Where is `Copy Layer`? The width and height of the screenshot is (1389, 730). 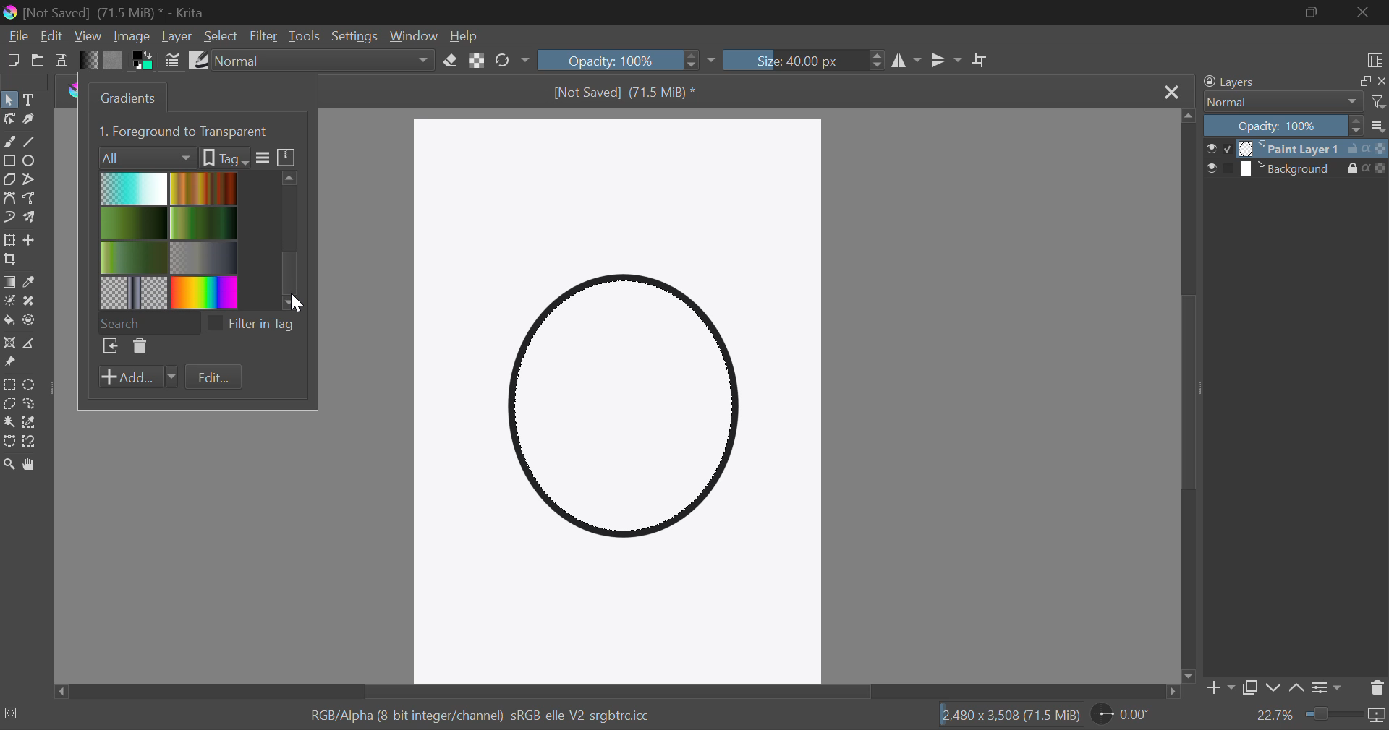
Copy Layer is located at coordinates (1252, 687).